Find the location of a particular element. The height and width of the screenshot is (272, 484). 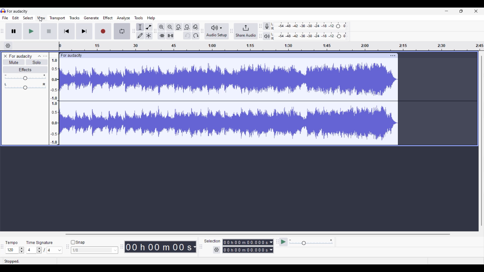

Skip/Select to end is located at coordinates (84, 31).